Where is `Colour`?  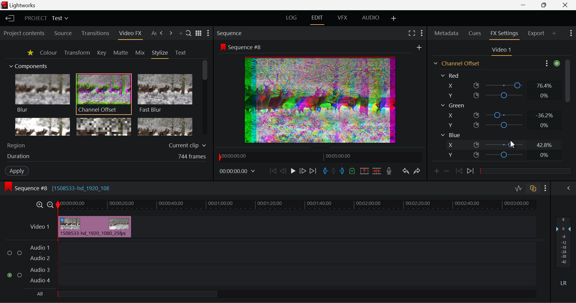
Colour is located at coordinates (48, 52).